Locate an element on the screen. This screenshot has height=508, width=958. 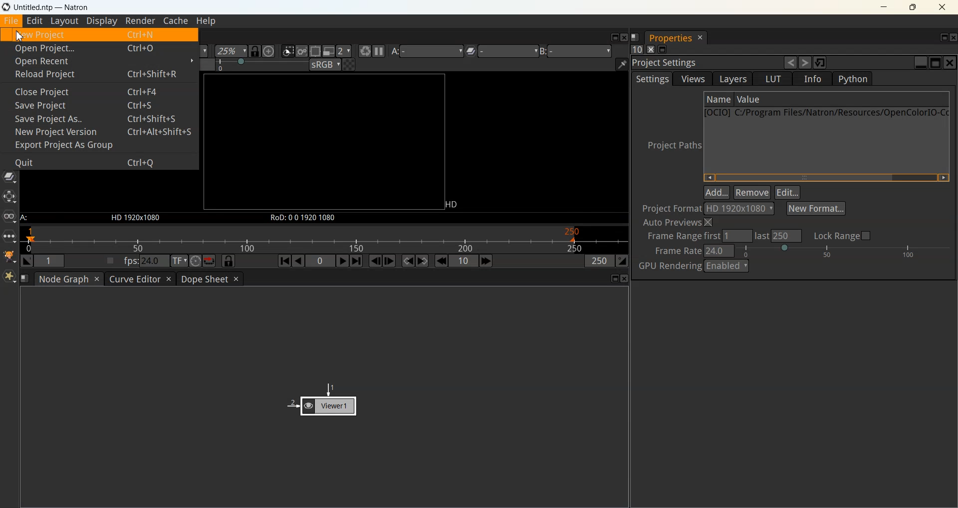
Current frame number is located at coordinates (320, 260).